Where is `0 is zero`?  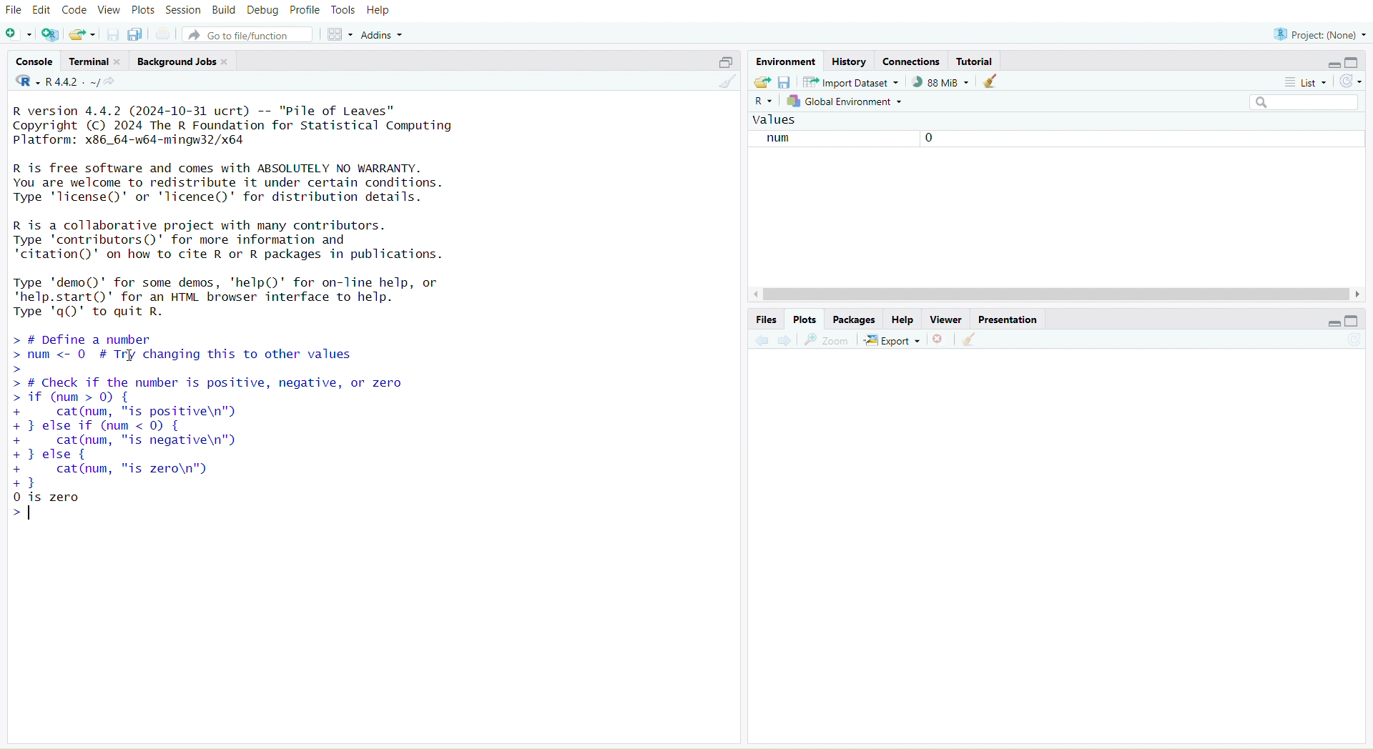 0 is zero is located at coordinates (49, 506).